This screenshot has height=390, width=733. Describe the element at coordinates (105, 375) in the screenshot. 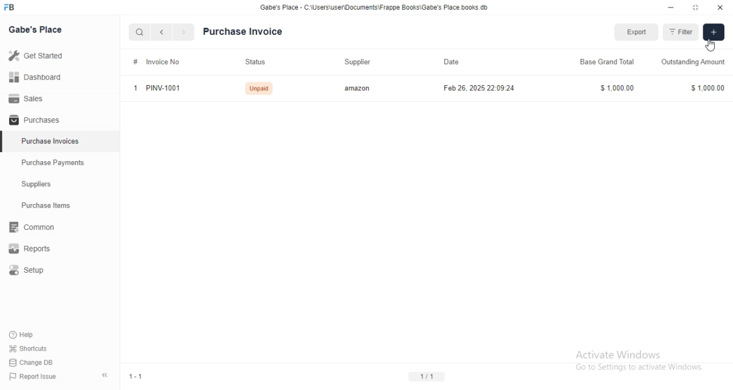

I see `Collapse` at that location.